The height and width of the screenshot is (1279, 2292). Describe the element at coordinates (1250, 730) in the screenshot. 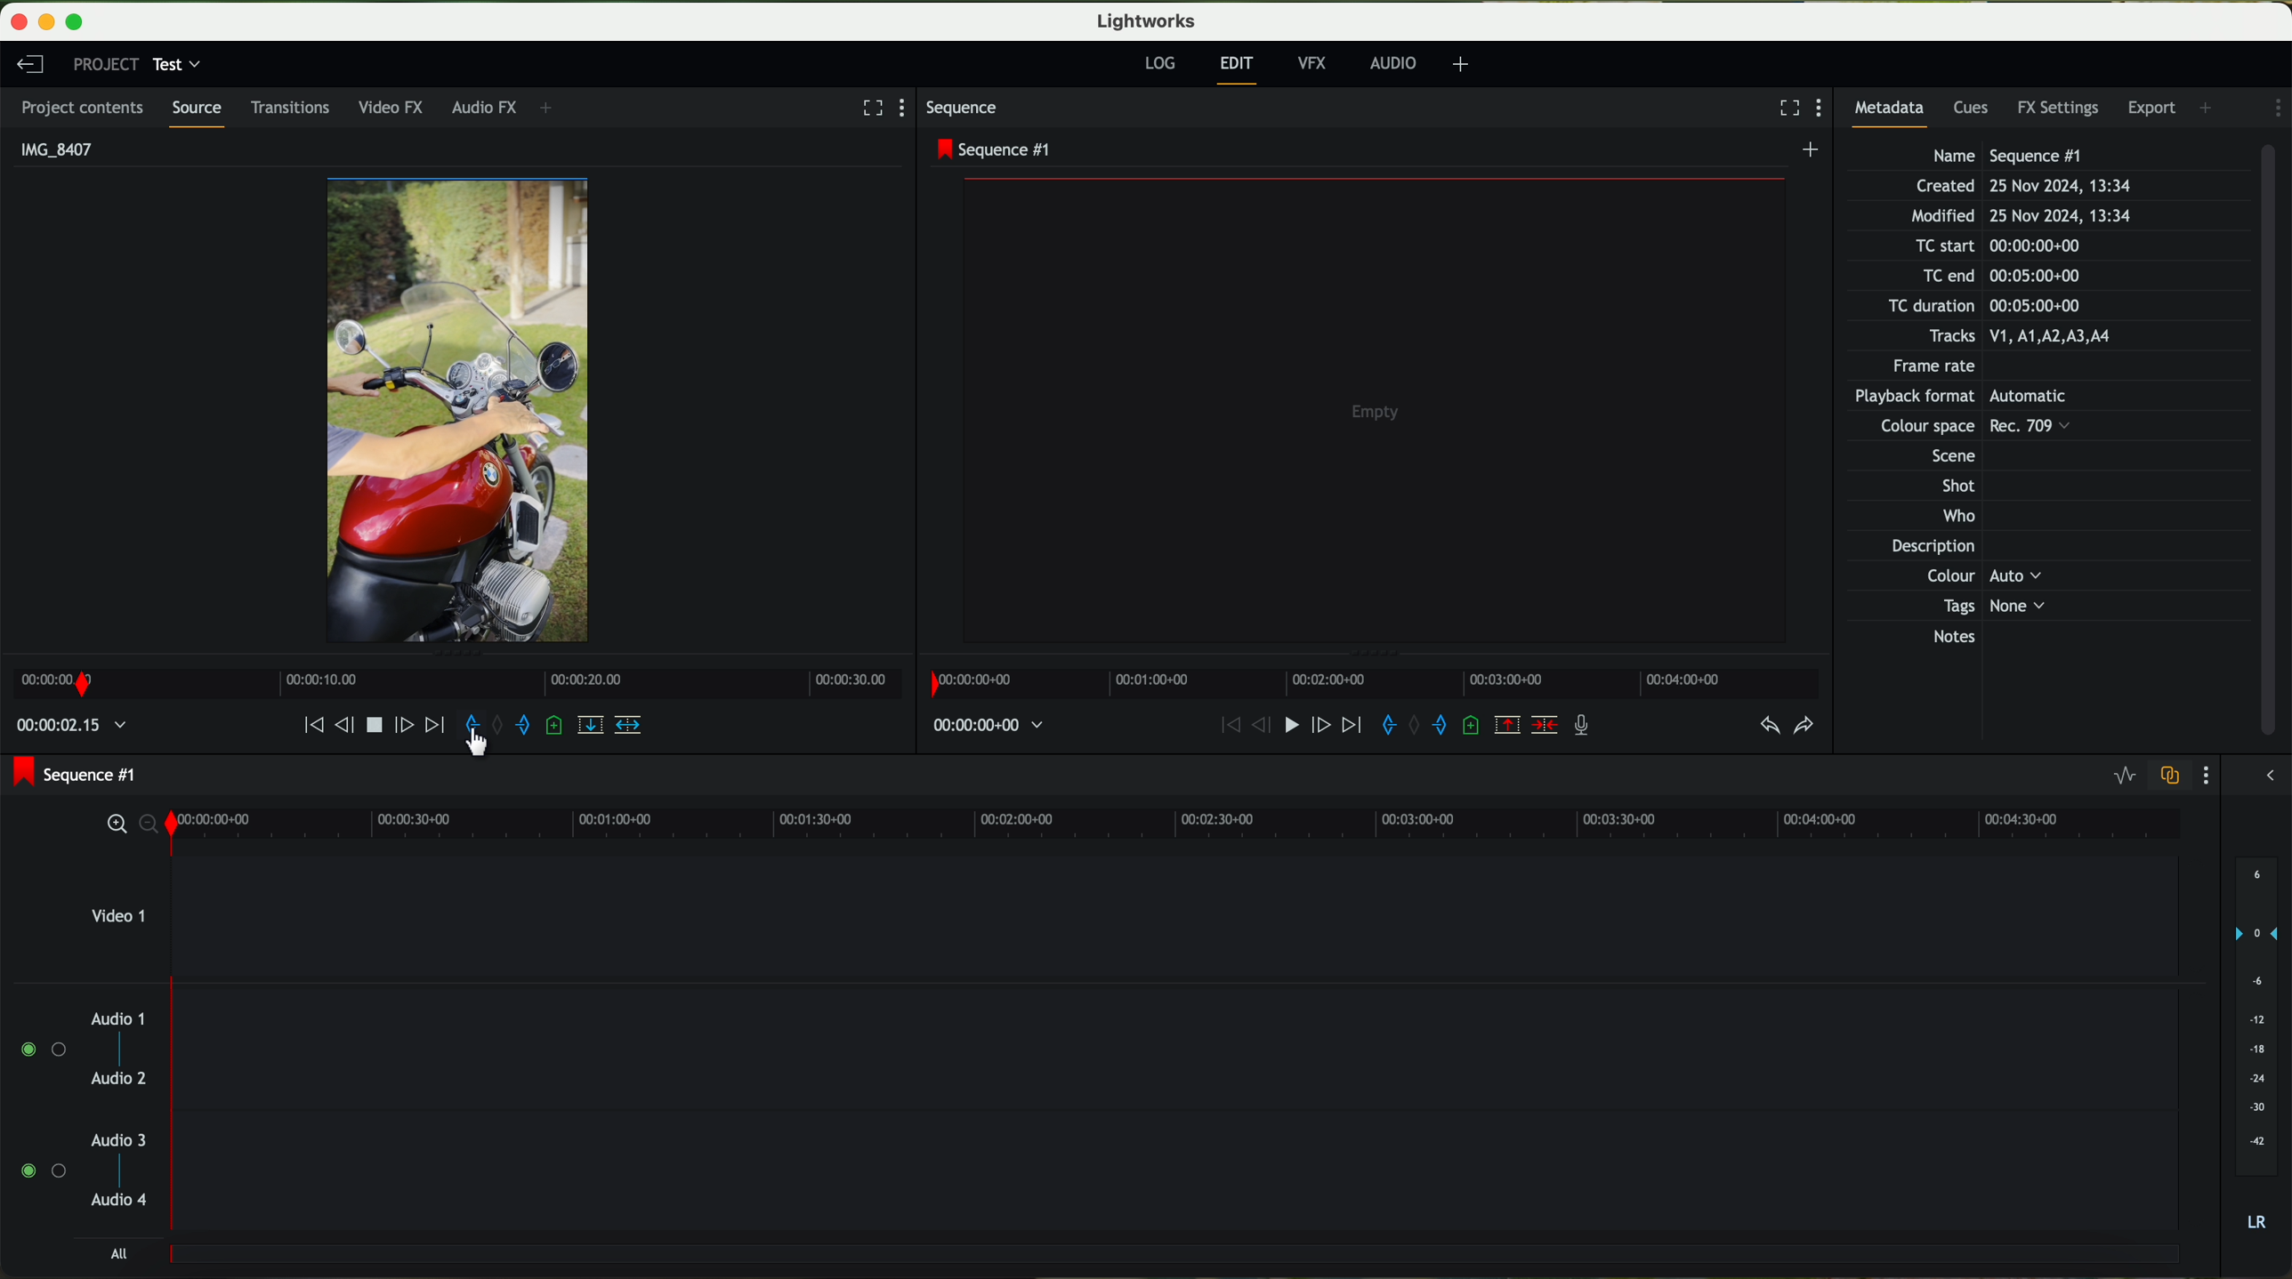

I see `nudge one frame back` at that location.